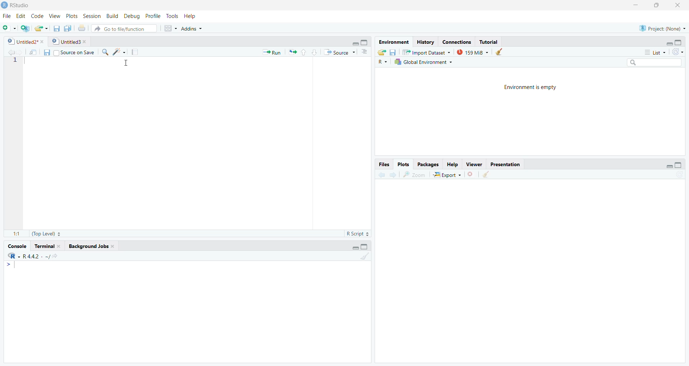  I want to click on Terminal, so click(47, 247).